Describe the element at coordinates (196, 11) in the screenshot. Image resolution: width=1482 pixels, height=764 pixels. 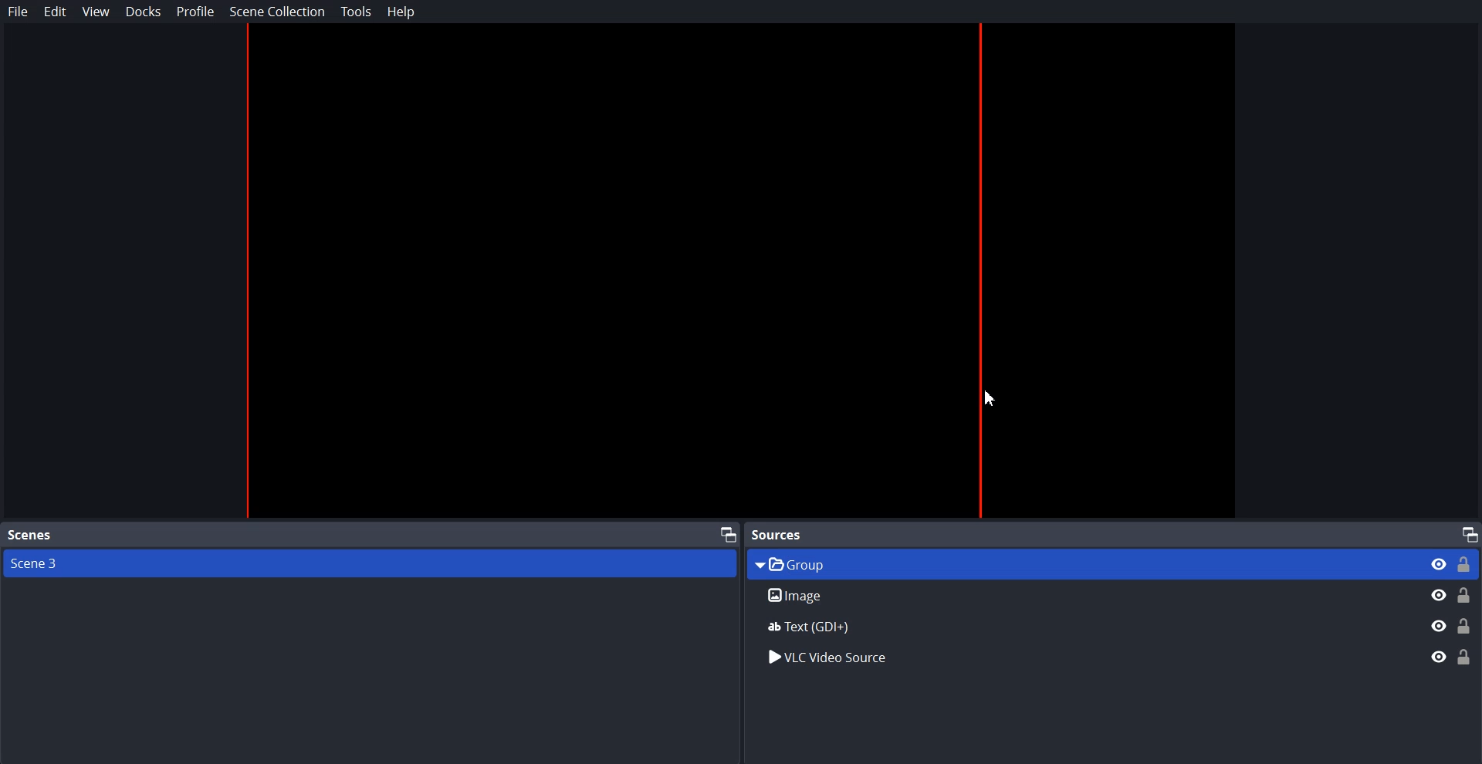
I see `Profile` at that location.